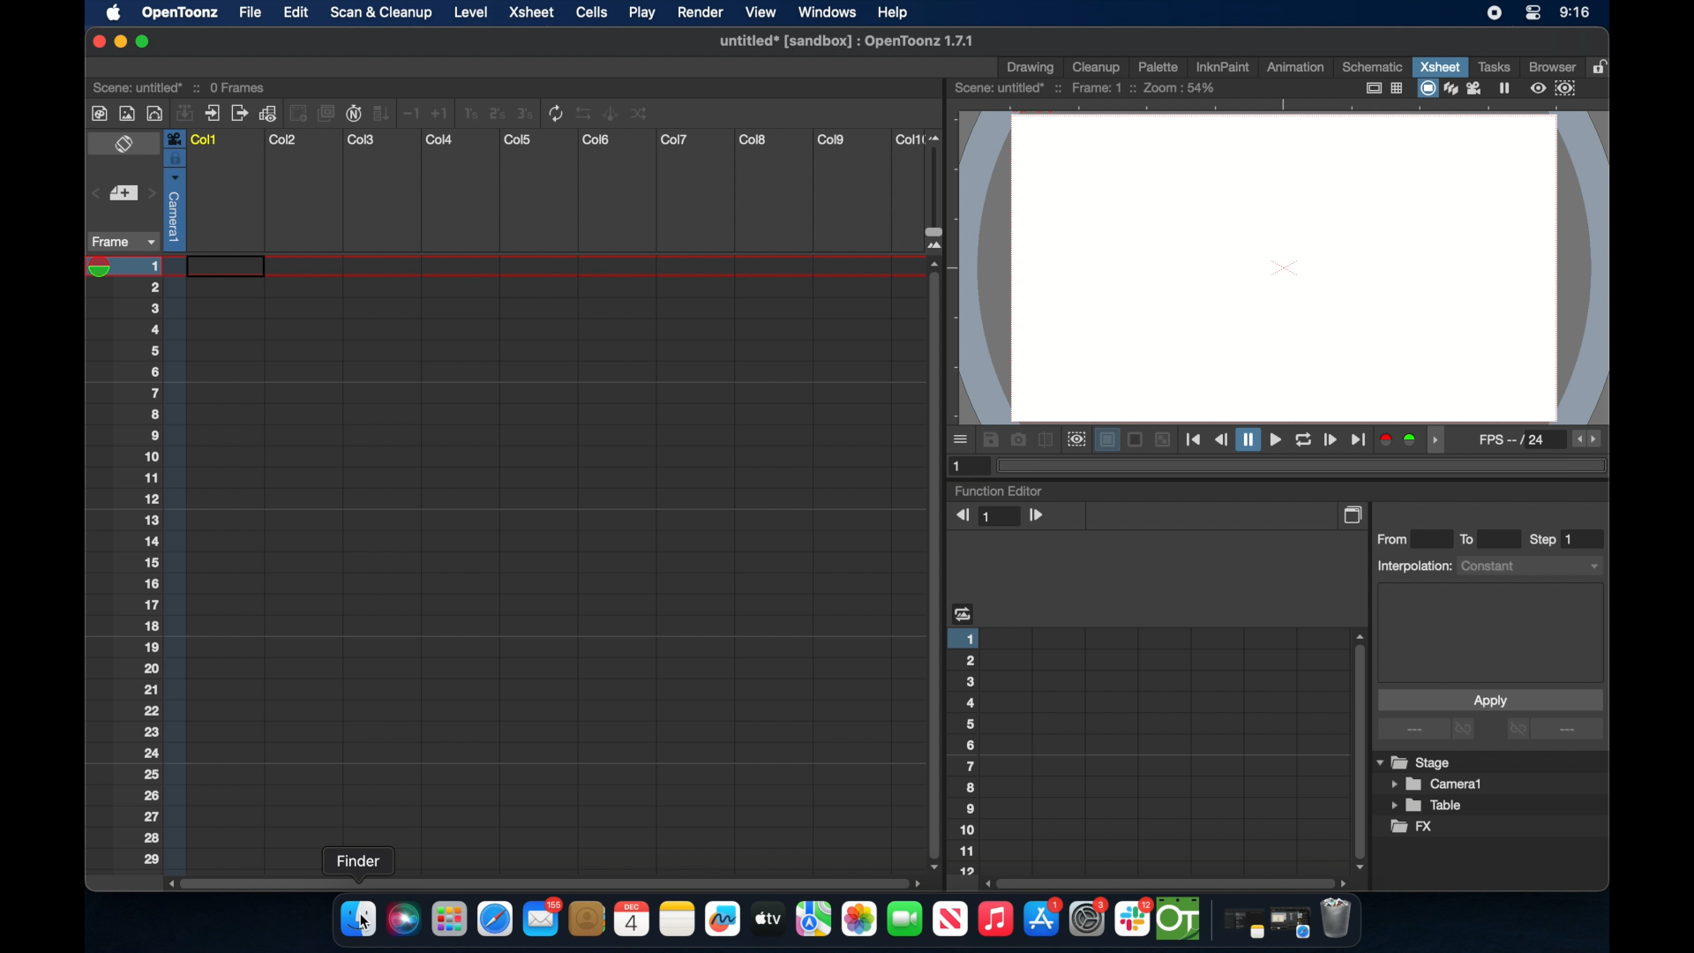 Image resolution: width=1694 pixels, height=953 pixels. Describe the element at coordinates (105, 267) in the screenshot. I see `playhead` at that location.